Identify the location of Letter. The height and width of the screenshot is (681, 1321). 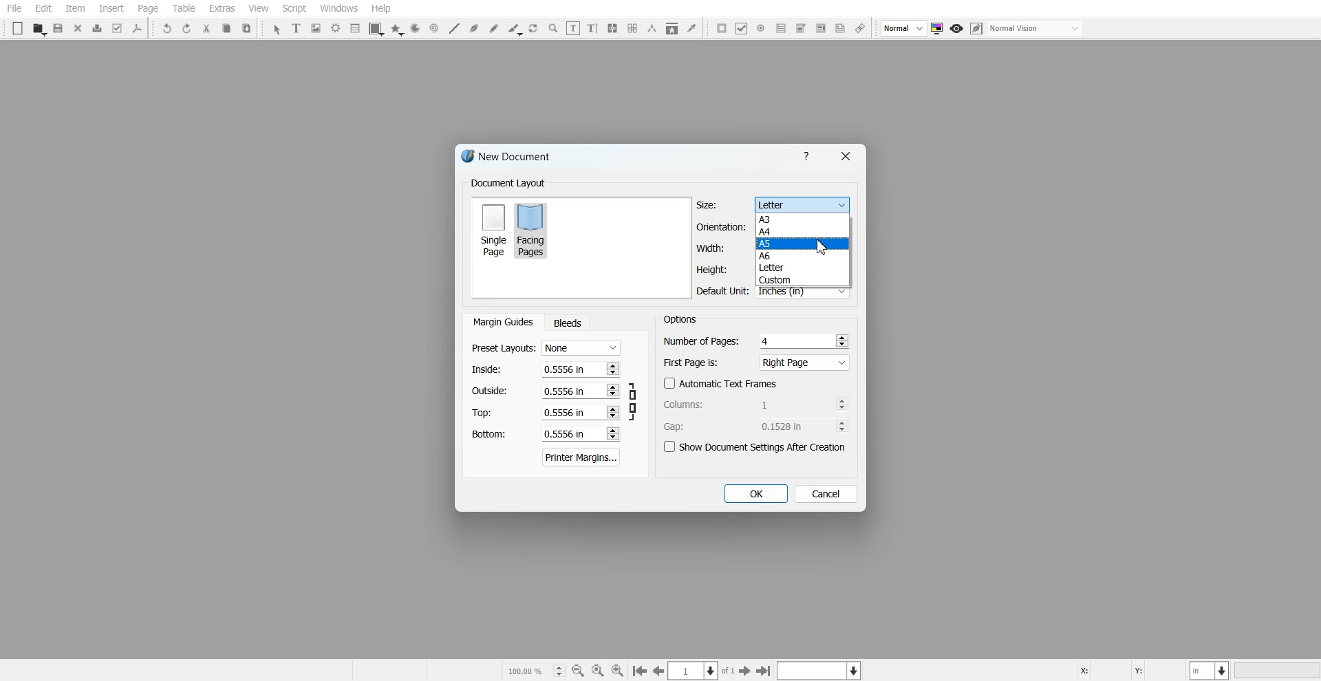
(802, 204).